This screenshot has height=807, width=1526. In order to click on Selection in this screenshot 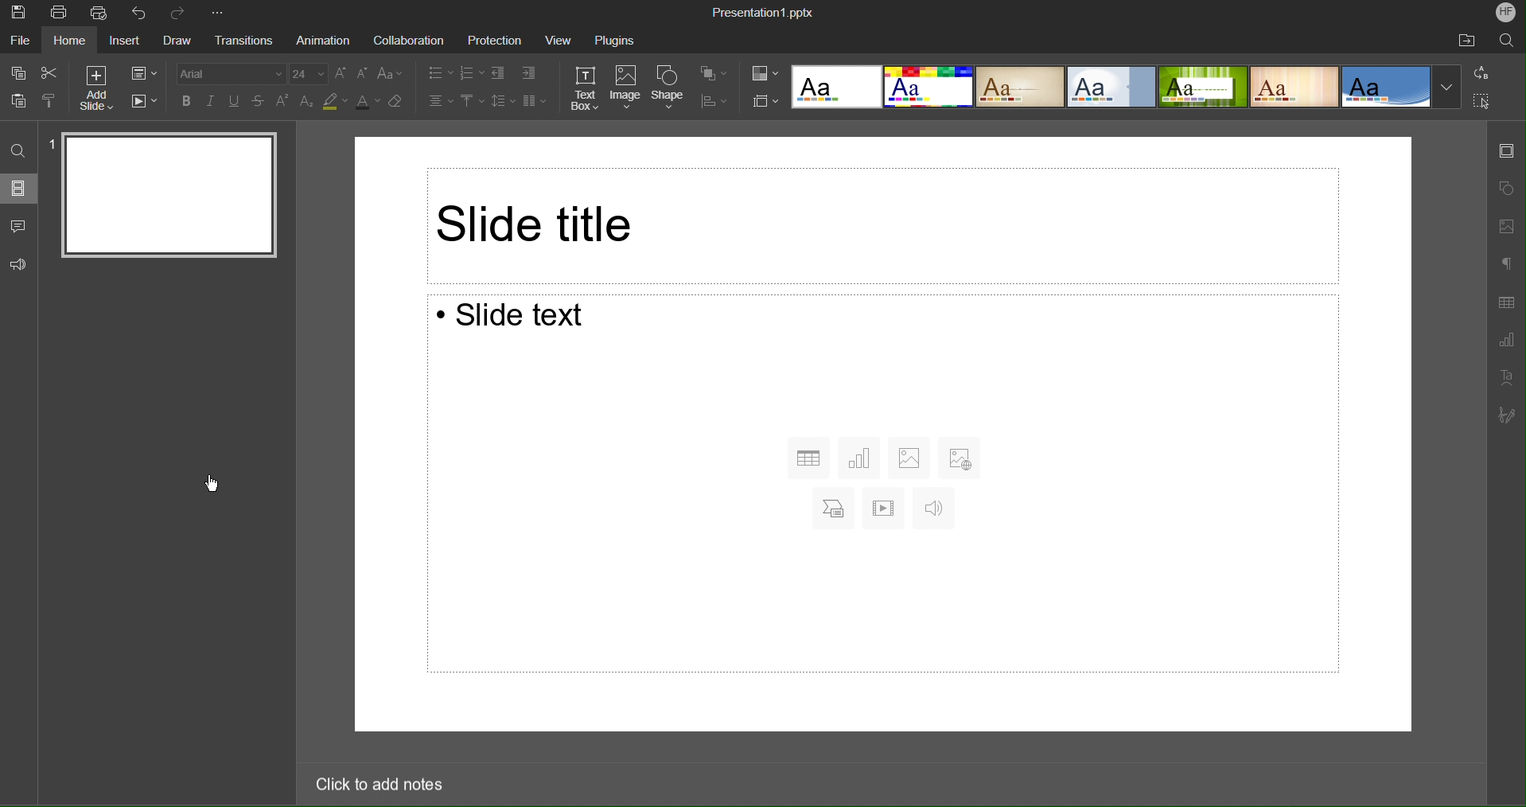, I will do `click(1481, 101)`.